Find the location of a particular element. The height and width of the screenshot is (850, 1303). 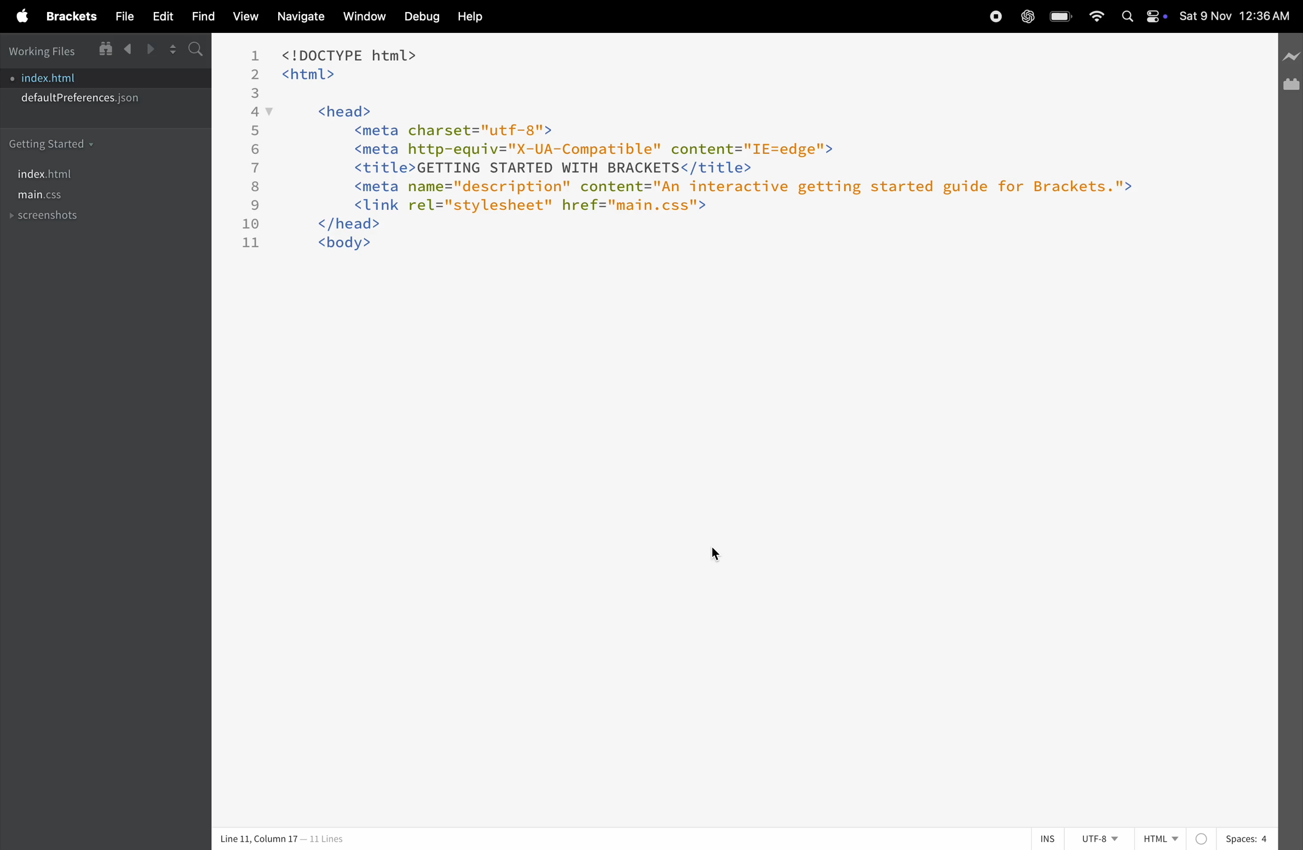

wifi is located at coordinates (1098, 18).